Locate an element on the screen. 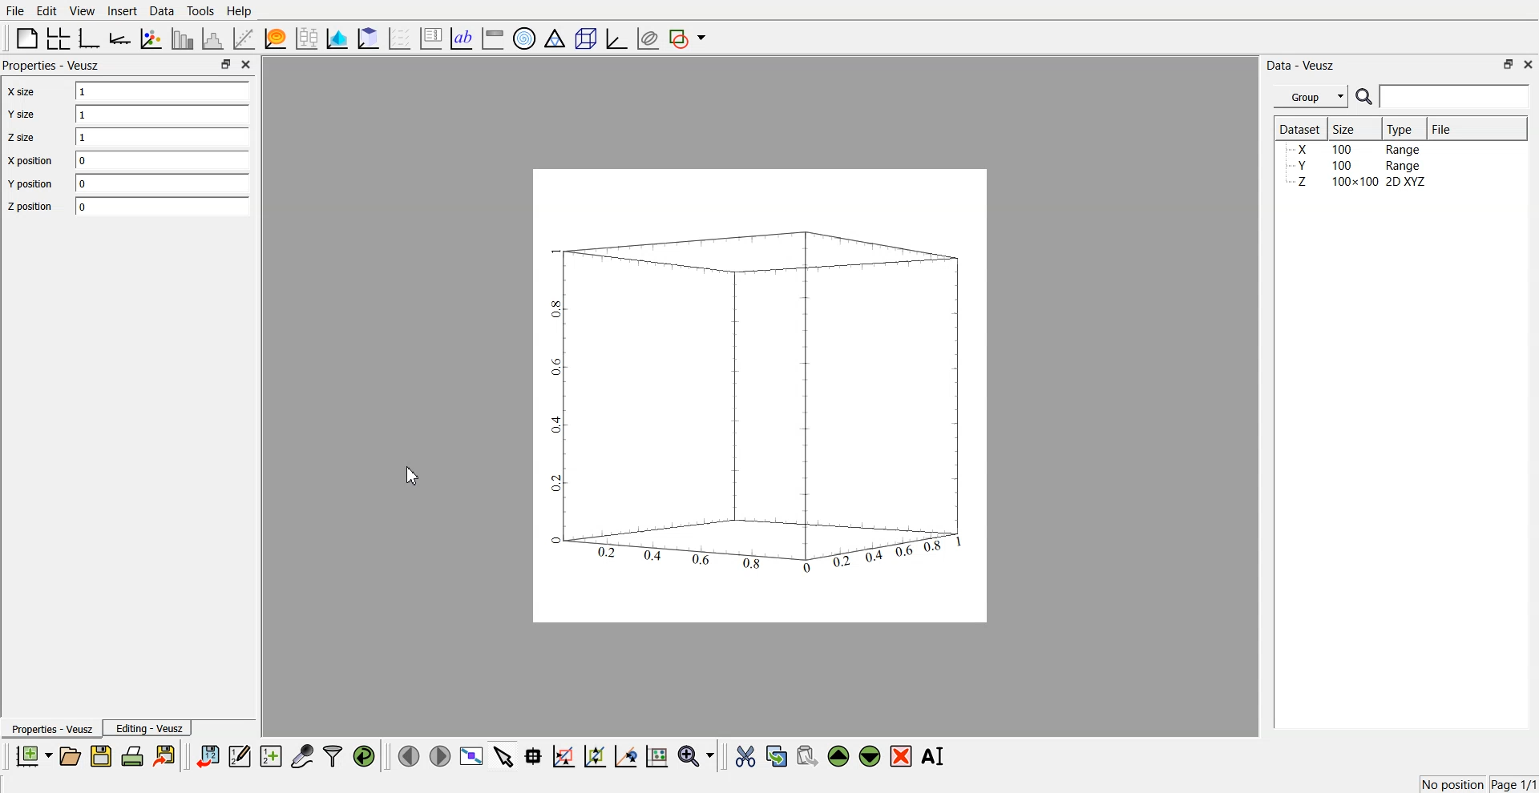 This screenshot has width=1539, height=793. Maximize is located at coordinates (225, 63).